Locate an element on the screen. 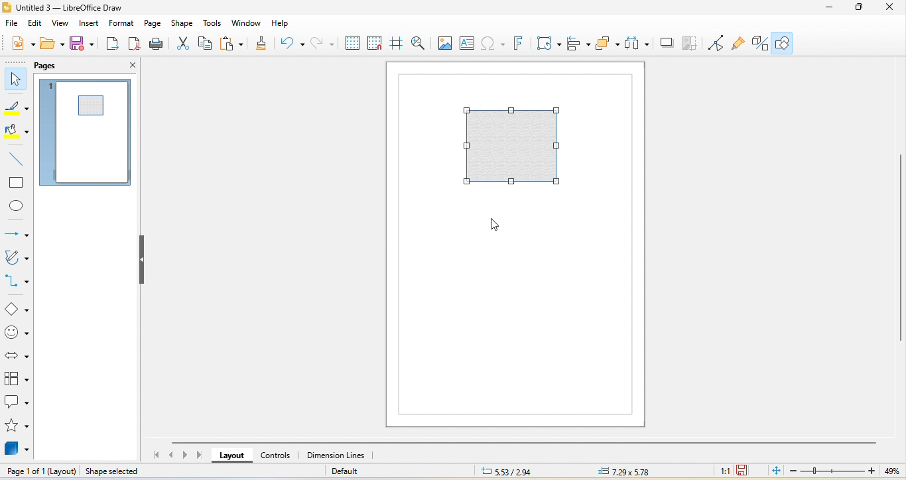 Image resolution: width=906 pixels, height=480 pixels. ellipse is located at coordinates (17, 207).